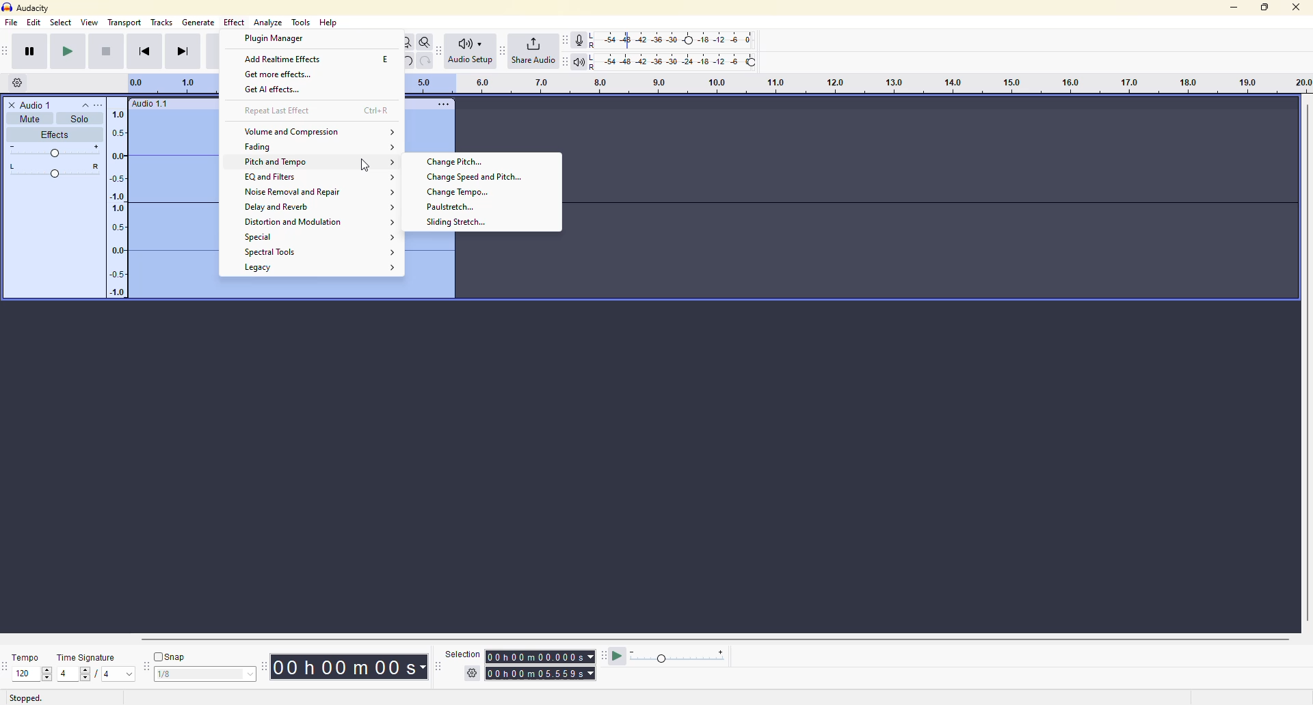  What do you see at coordinates (274, 251) in the screenshot?
I see `spectral tools` at bounding box center [274, 251].